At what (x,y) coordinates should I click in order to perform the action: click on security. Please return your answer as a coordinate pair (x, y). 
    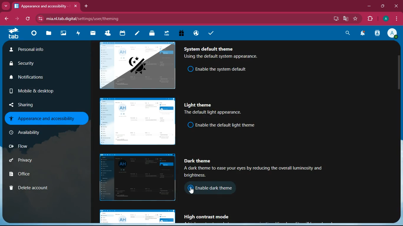
    Looking at the image, I should click on (32, 64).